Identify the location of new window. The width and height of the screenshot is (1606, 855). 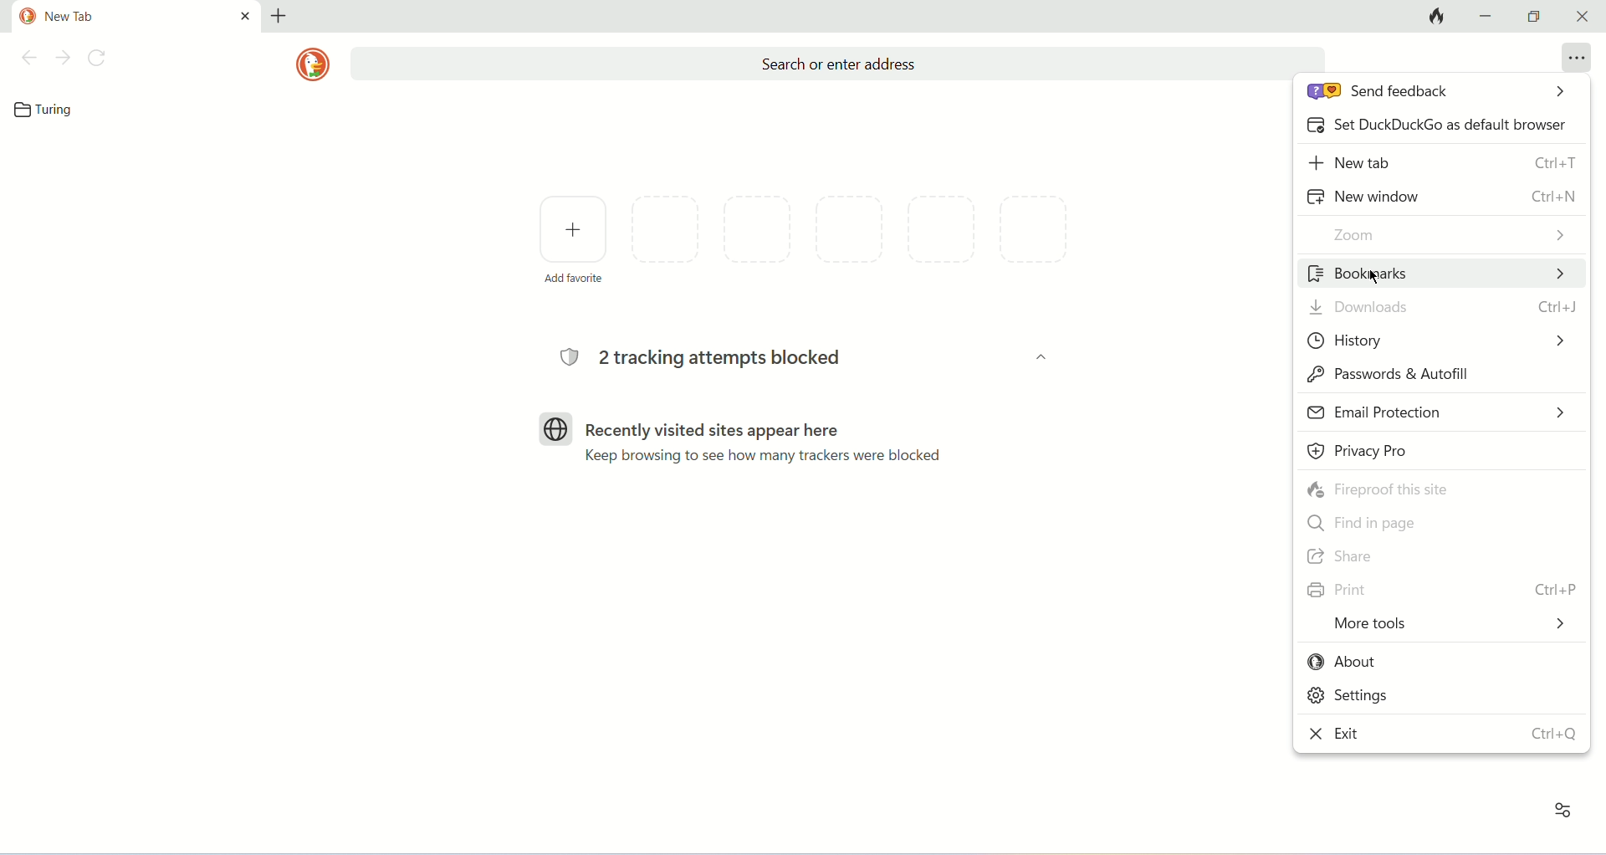
(1441, 198).